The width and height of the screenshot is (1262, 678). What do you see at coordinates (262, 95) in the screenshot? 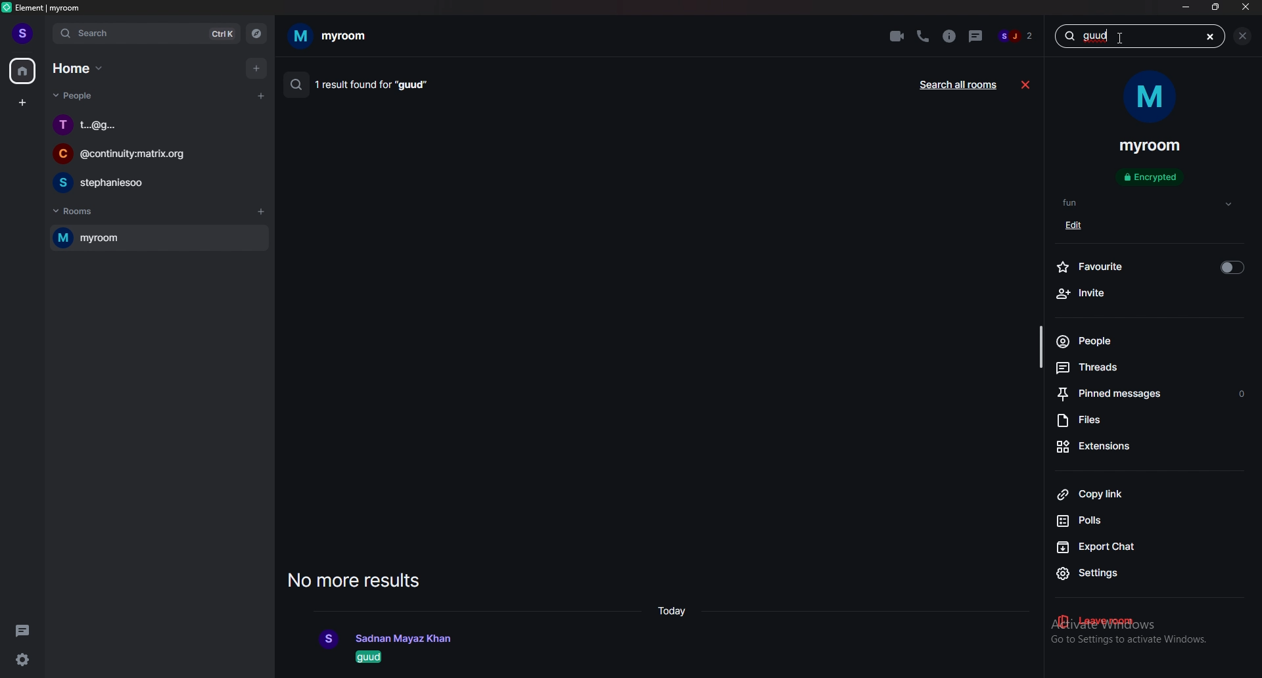
I see `start chat` at bounding box center [262, 95].